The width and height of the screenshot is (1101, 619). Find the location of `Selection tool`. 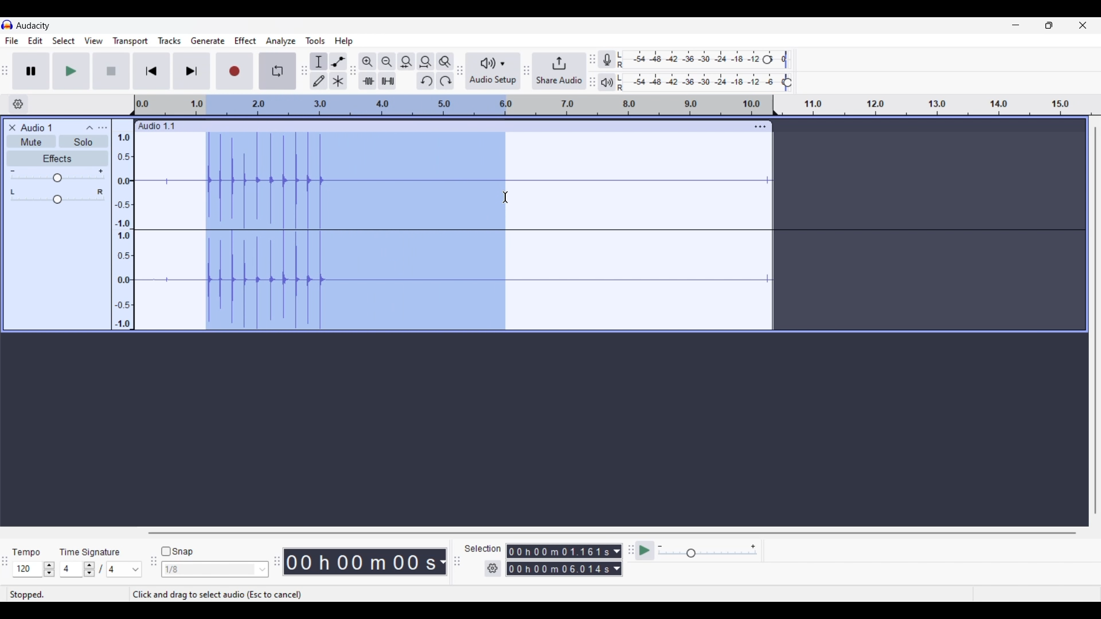

Selection tool is located at coordinates (318, 61).